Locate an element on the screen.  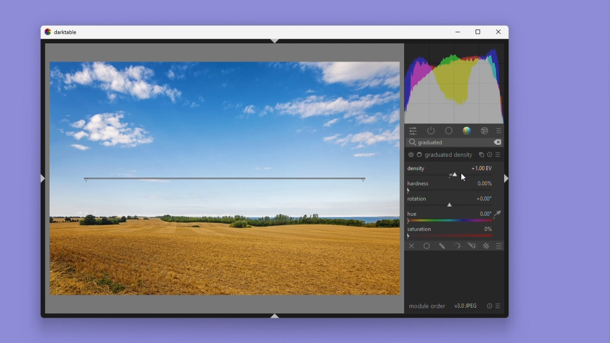
darktable is located at coordinates (68, 32).